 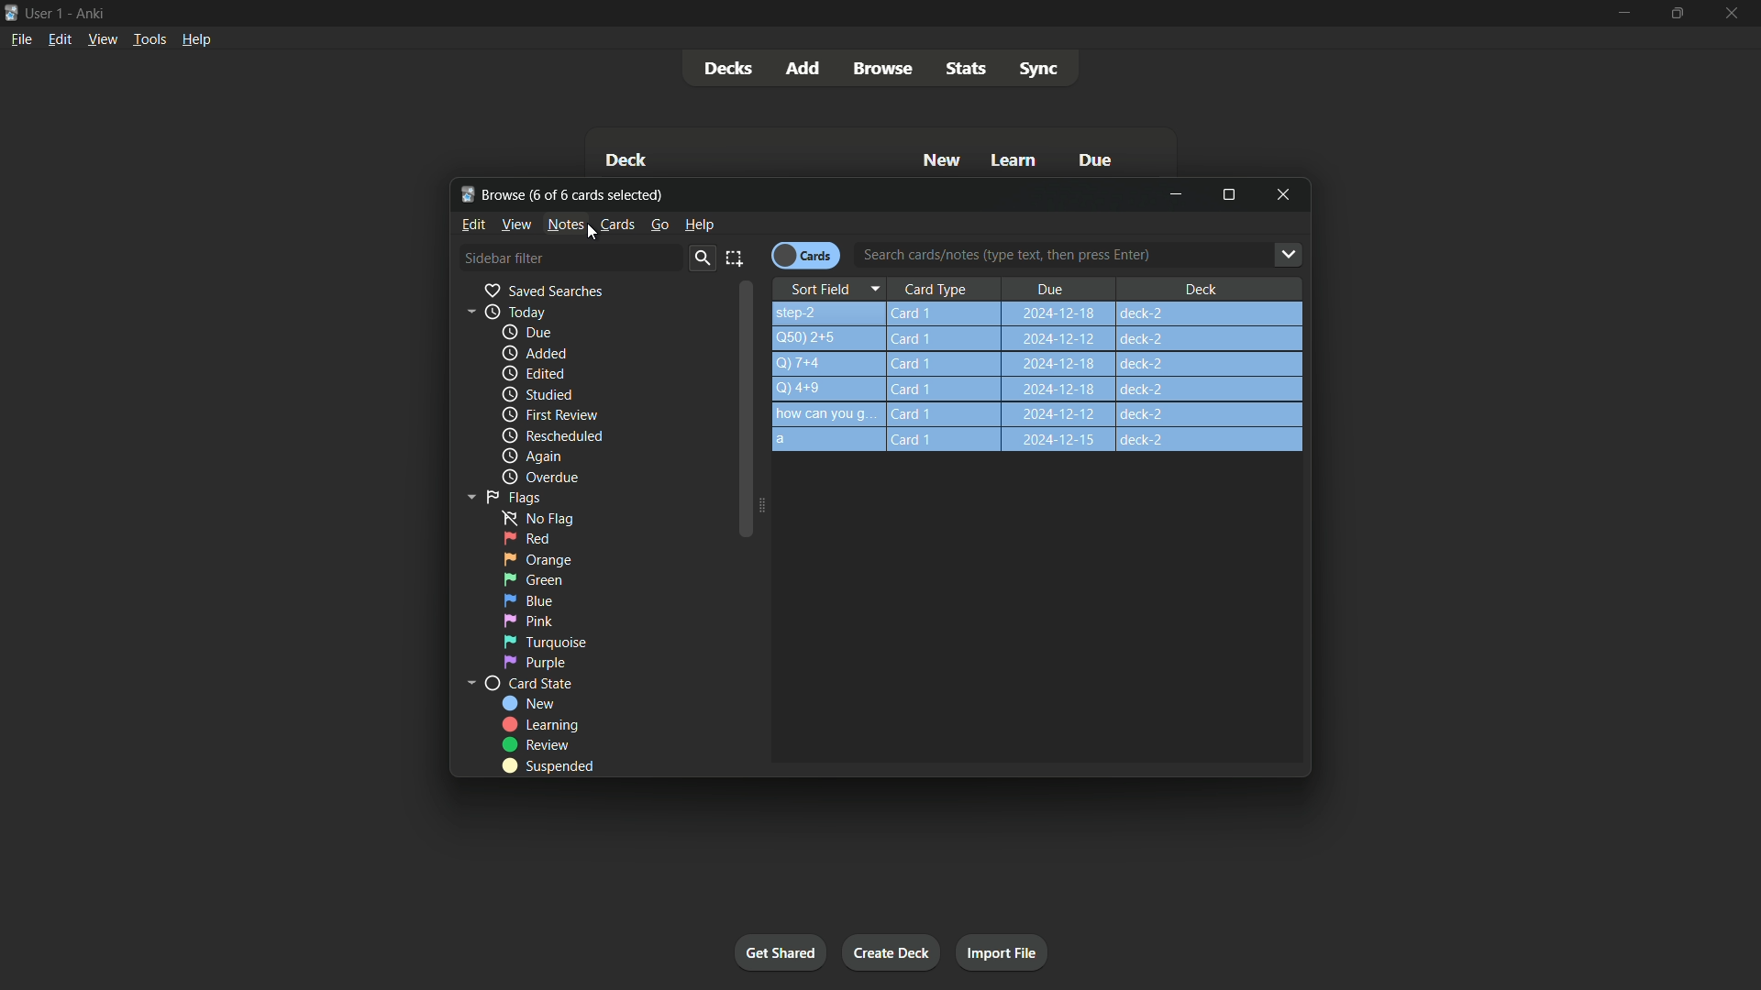 I want to click on View menu, so click(x=102, y=40).